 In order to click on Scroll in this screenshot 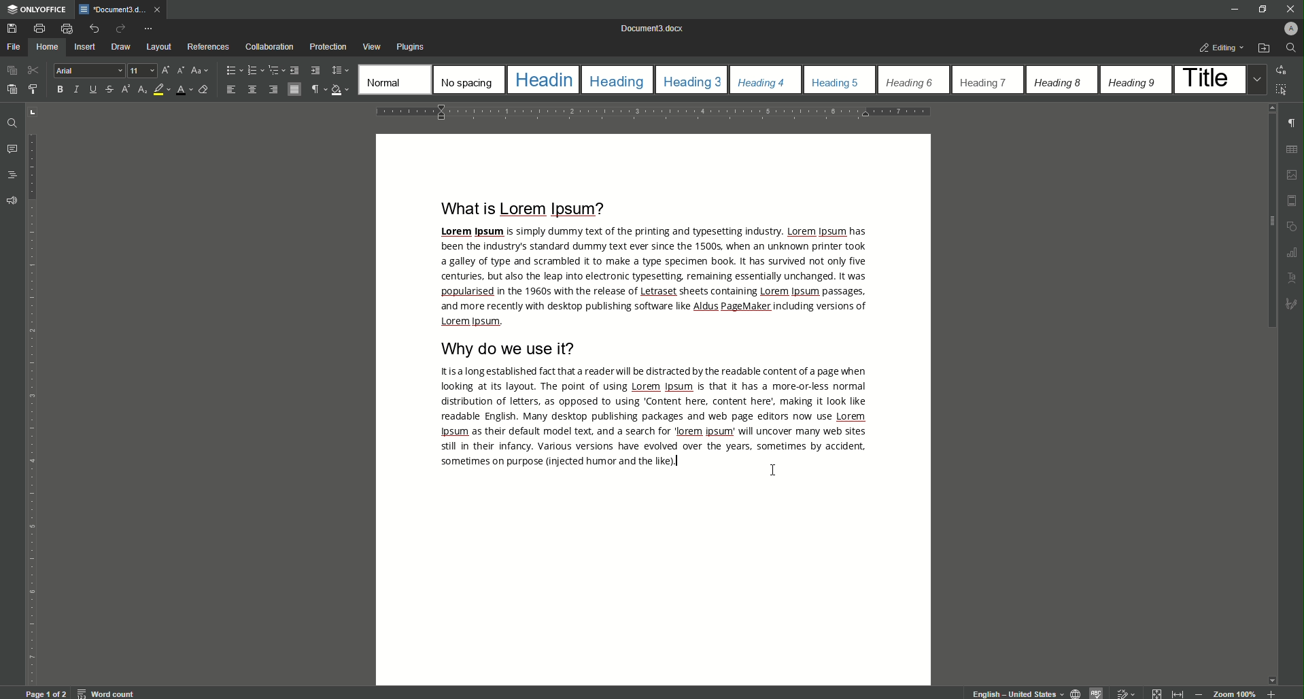, I will do `click(1271, 216)`.